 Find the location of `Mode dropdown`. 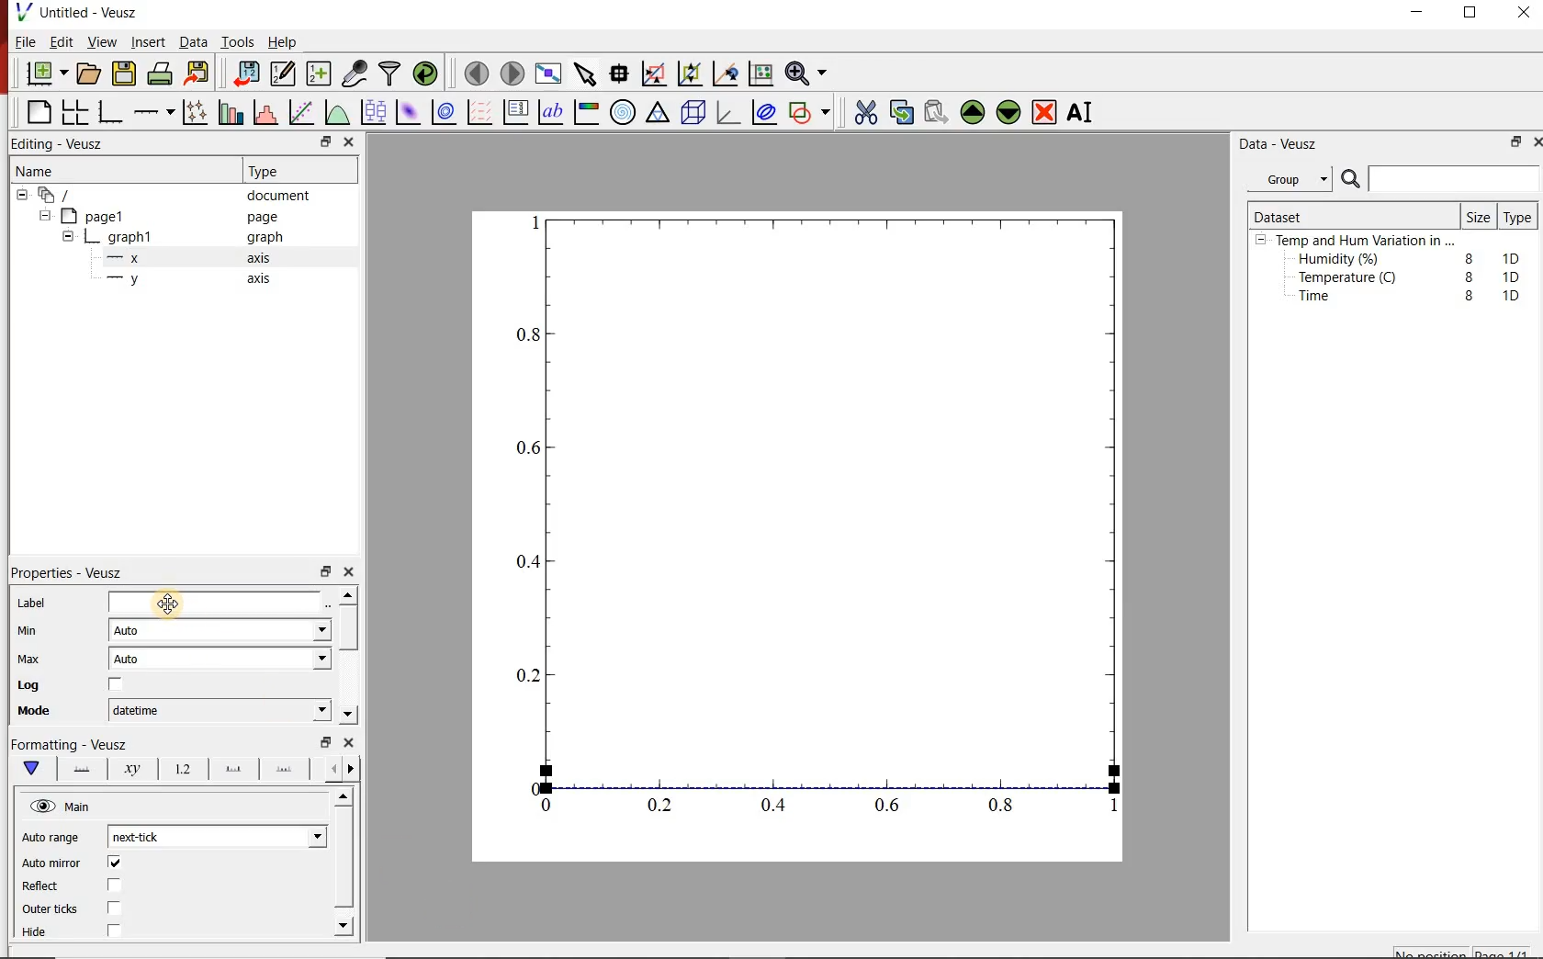

Mode dropdown is located at coordinates (300, 710).